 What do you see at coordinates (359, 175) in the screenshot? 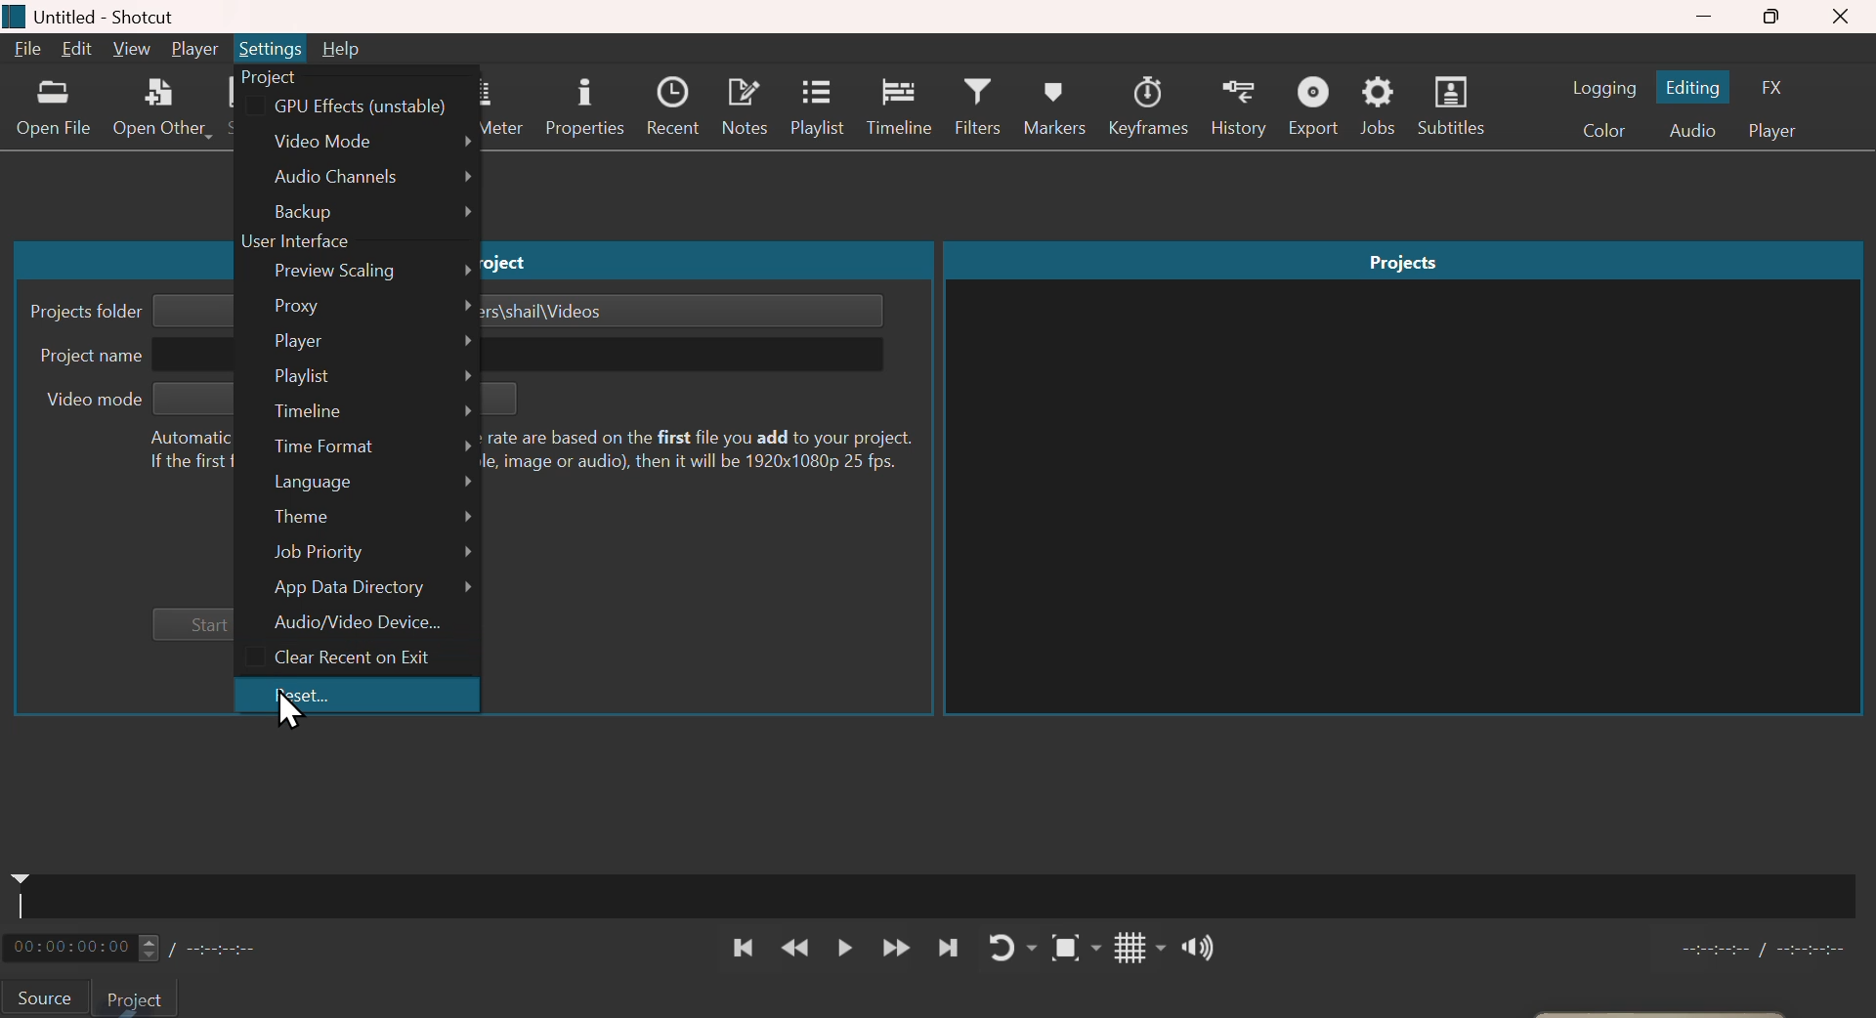
I see `Audio channel` at bounding box center [359, 175].